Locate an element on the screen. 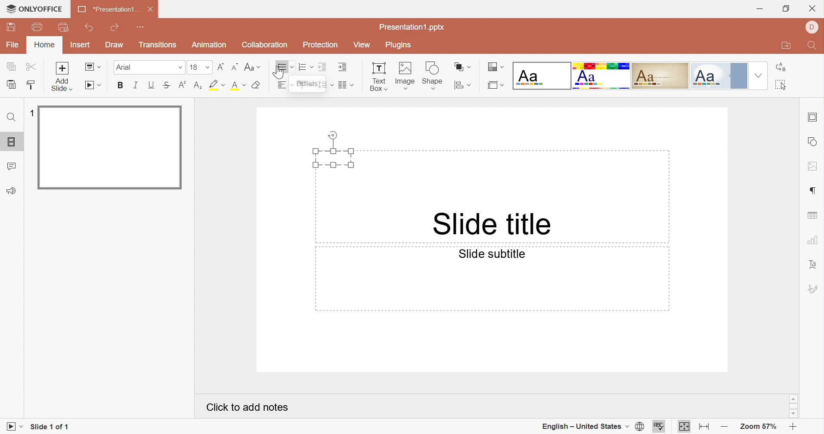 The width and height of the screenshot is (824, 434). Slide is located at coordinates (111, 149).